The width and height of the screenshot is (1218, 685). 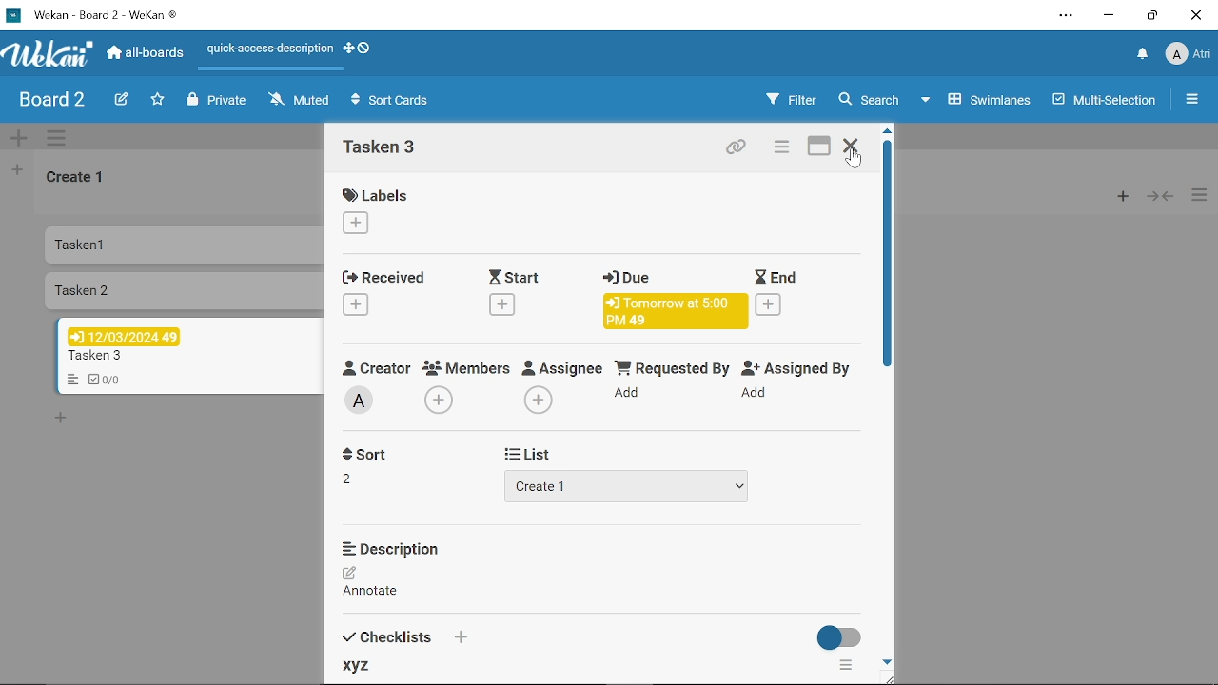 What do you see at coordinates (768, 304) in the screenshot?
I see `Add` at bounding box center [768, 304].